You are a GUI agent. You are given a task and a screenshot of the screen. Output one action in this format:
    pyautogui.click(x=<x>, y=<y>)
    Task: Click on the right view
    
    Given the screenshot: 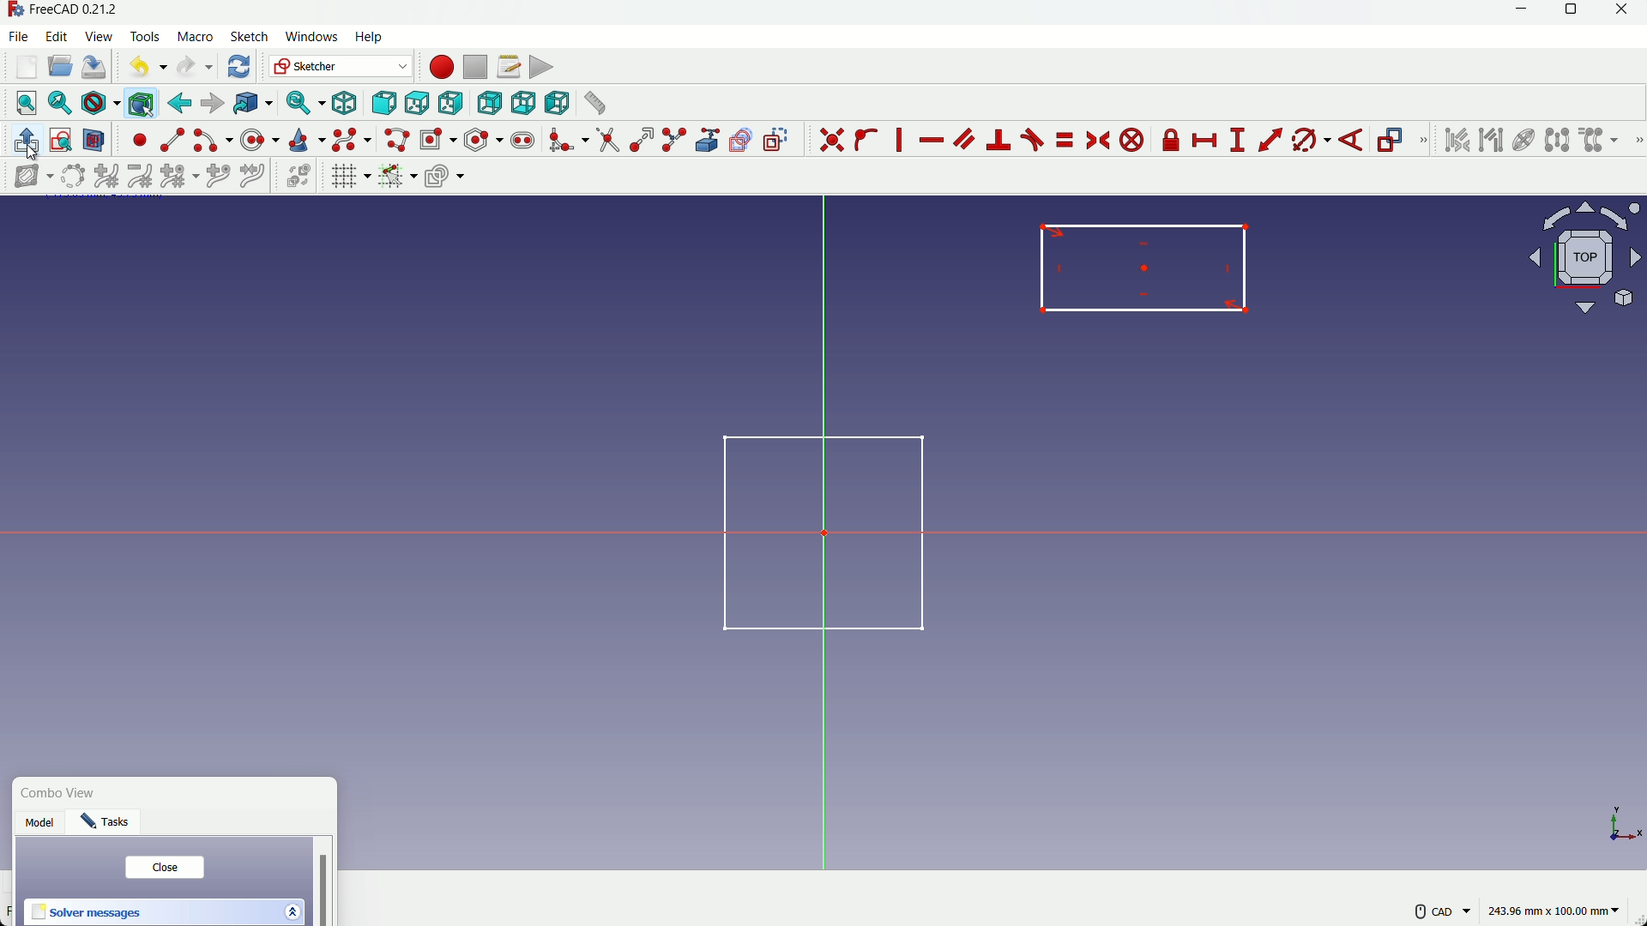 What is the action you would take?
    pyautogui.click(x=452, y=104)
    